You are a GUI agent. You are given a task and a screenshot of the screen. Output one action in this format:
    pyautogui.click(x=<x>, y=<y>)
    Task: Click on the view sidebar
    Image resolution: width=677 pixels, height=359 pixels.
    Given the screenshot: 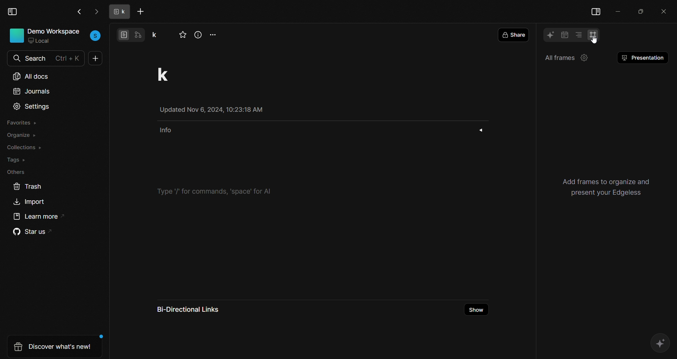 What is the action you would take?
    pyautogui.click(x=13, y=12)
    